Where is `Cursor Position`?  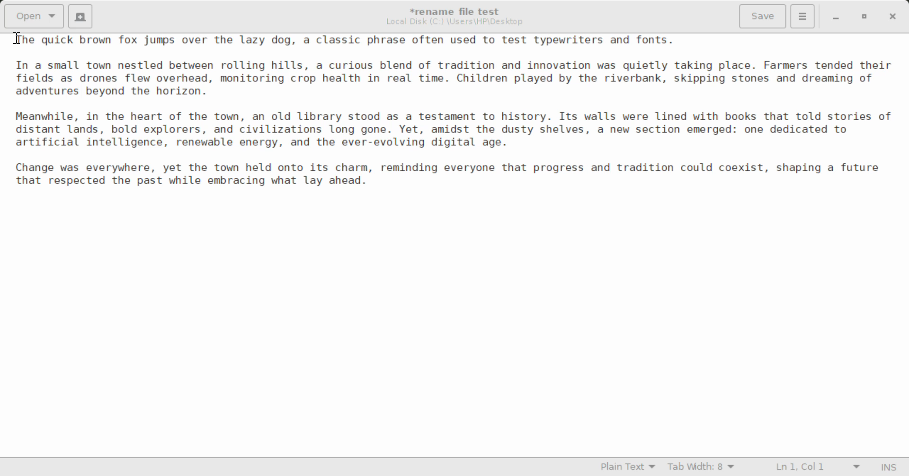 Cursor Position is located at coordinates (18, 39).